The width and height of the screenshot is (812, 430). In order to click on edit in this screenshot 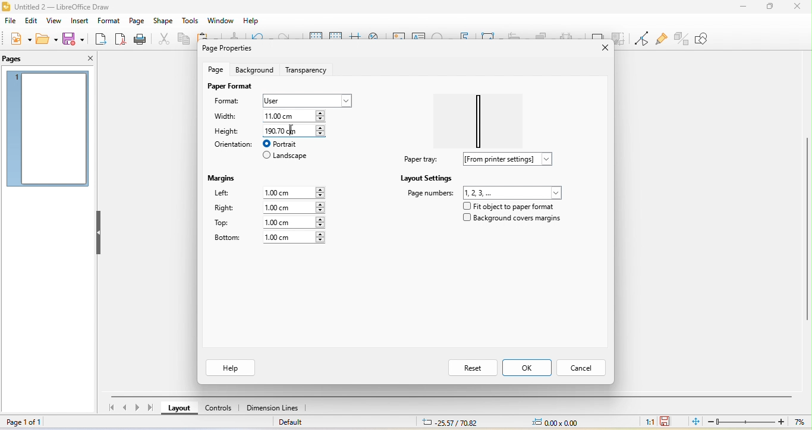, I will do `click(33, 21)`.